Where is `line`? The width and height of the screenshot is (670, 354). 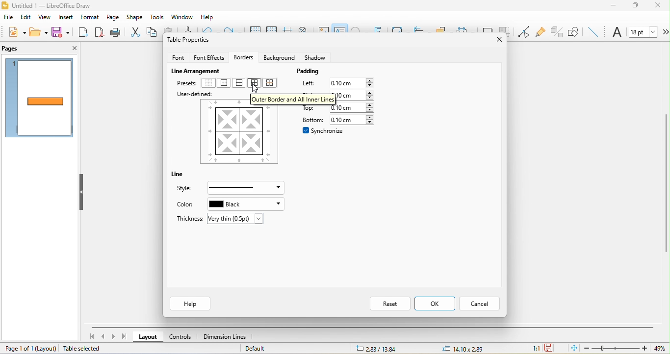
line is located at coordinates (180, 175).